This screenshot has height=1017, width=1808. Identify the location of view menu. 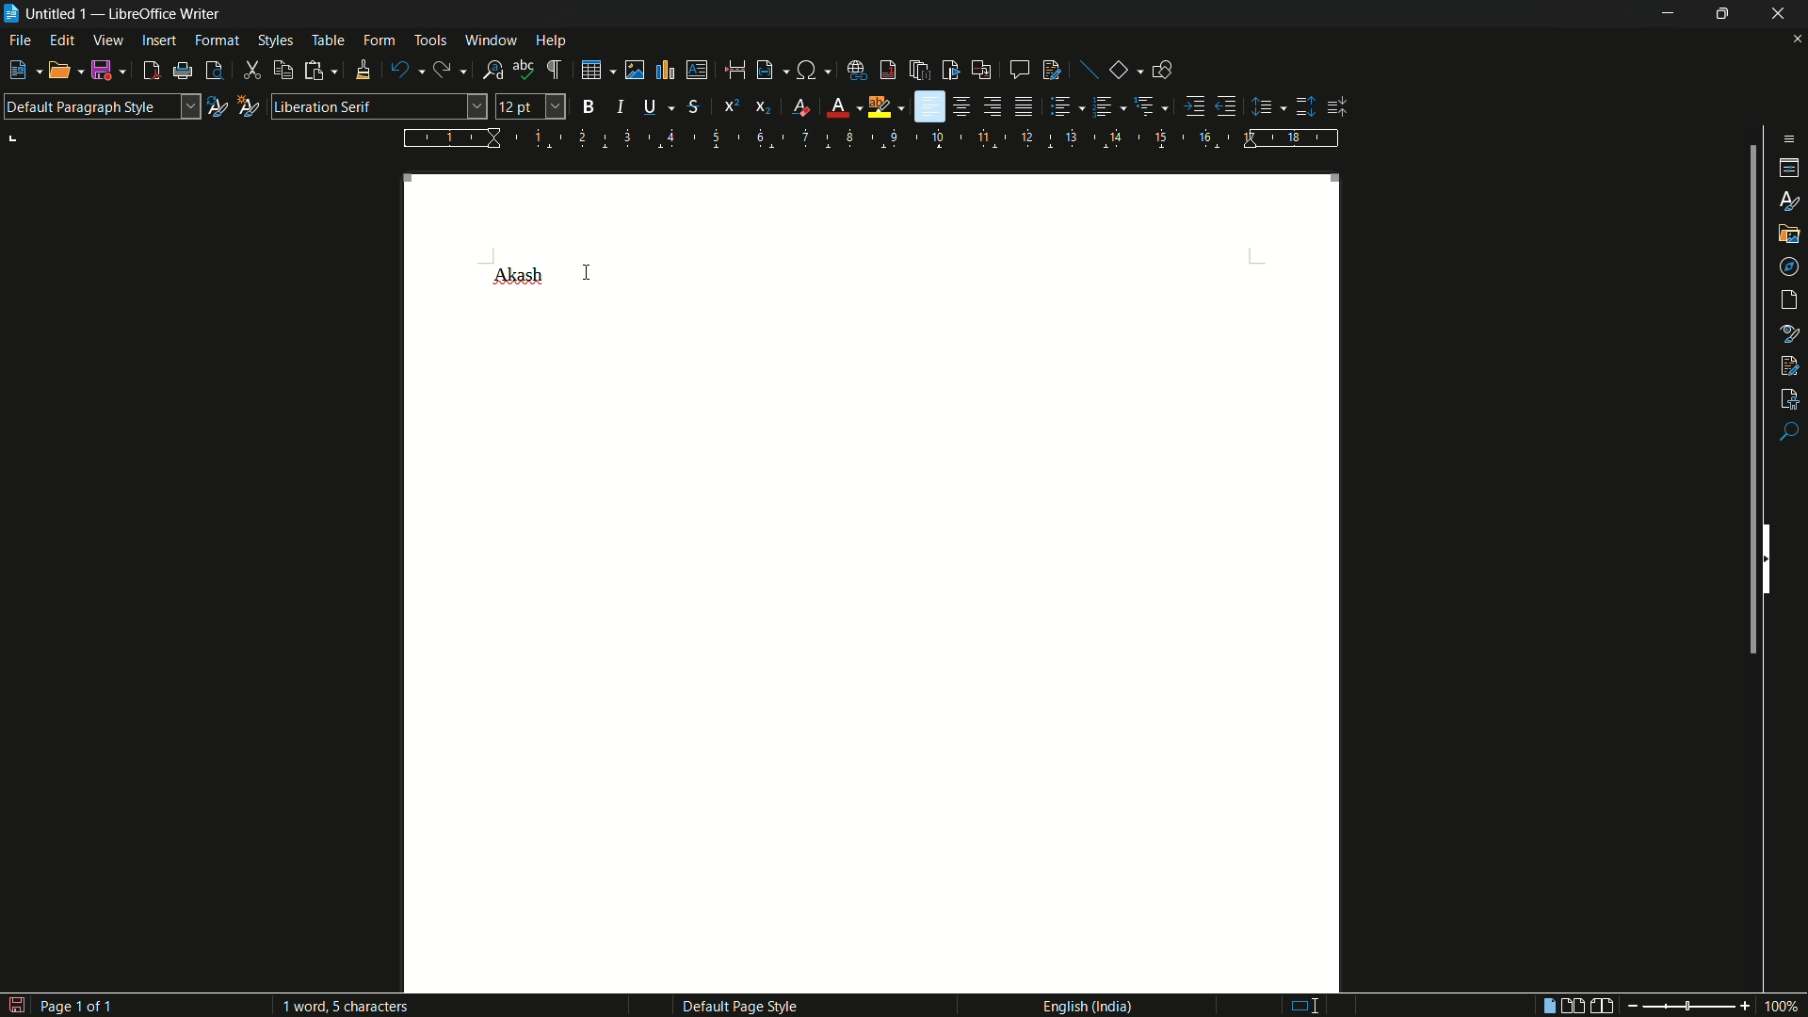
(108, 40).